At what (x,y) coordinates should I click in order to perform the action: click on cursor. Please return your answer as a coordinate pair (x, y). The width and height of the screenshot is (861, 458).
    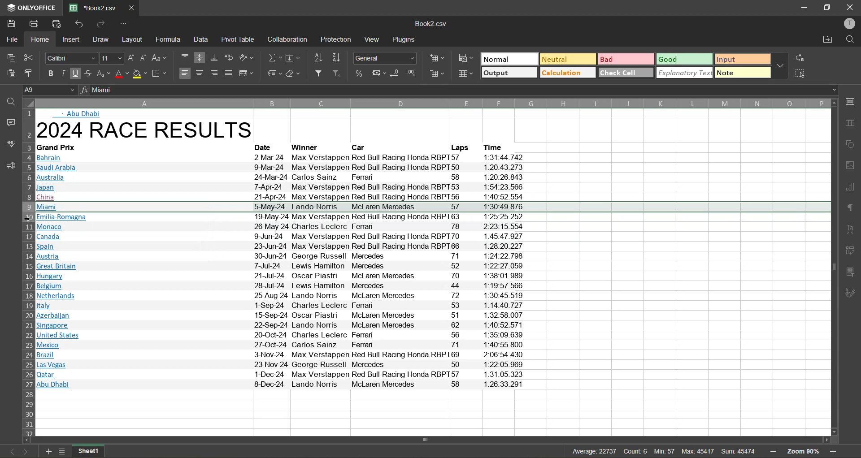
    Looking at the image, I should click on (29, 219).